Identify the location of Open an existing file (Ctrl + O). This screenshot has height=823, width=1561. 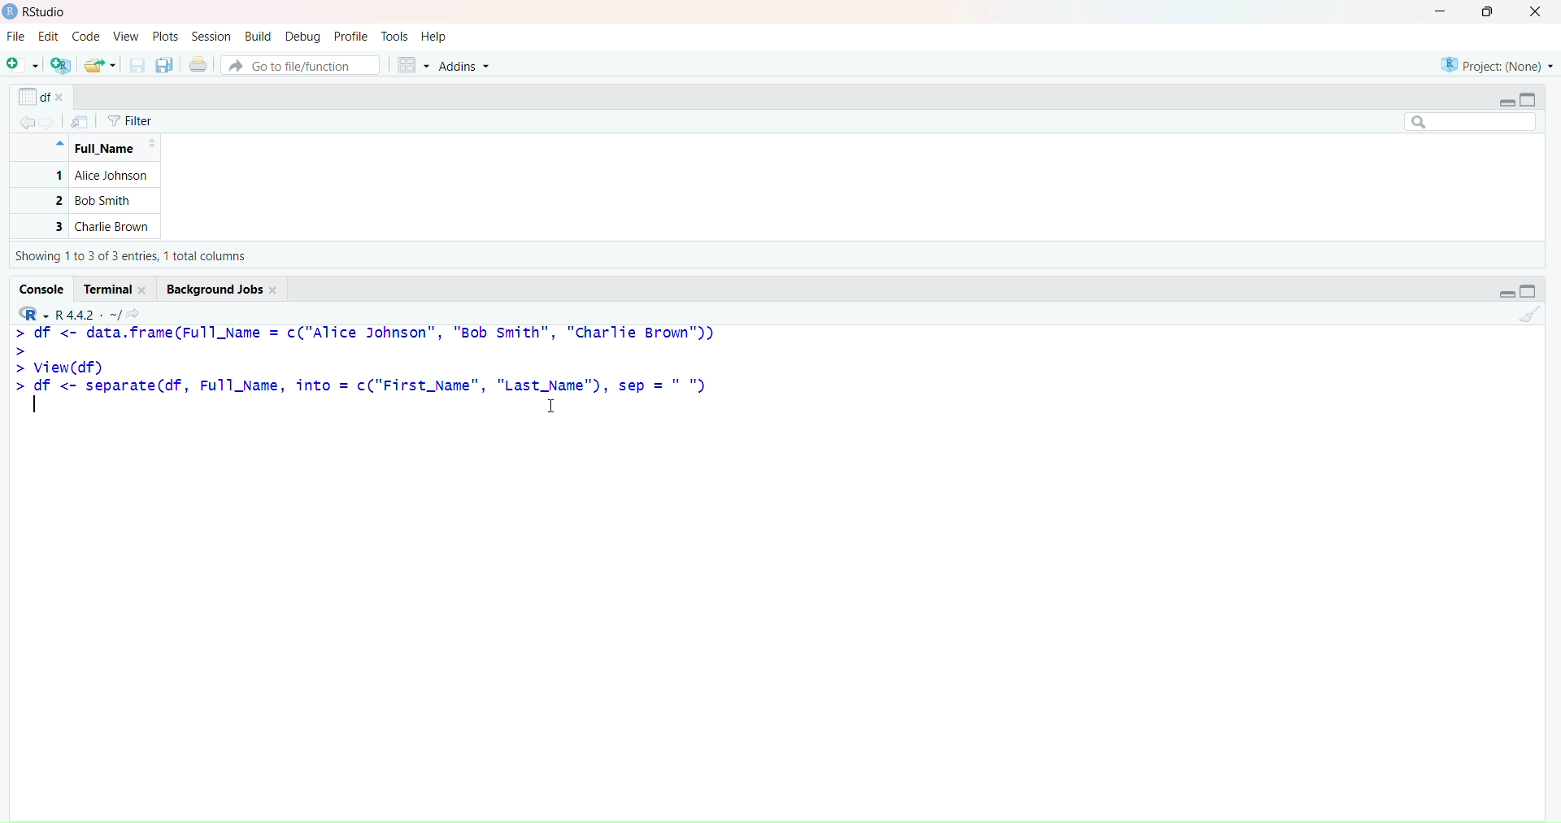
(102, 65).